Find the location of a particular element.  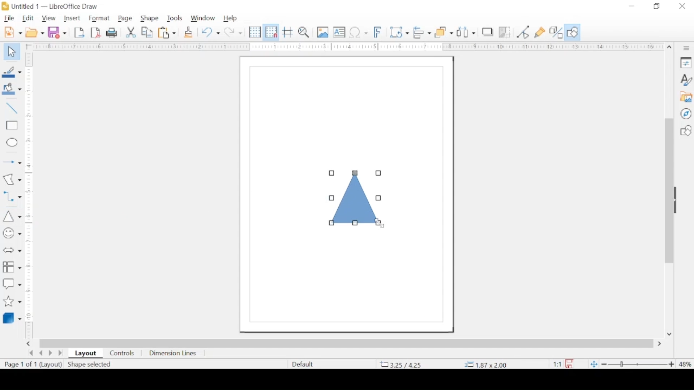

resize handle is located at coordinates (378, 173).